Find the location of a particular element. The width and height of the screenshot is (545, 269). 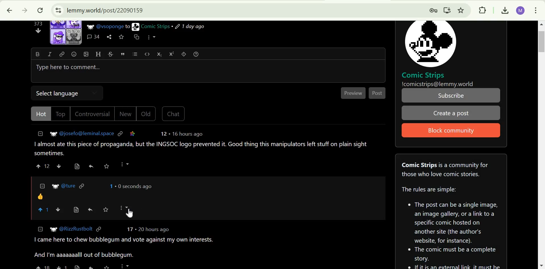

picture is located at coordinates (55, 186).